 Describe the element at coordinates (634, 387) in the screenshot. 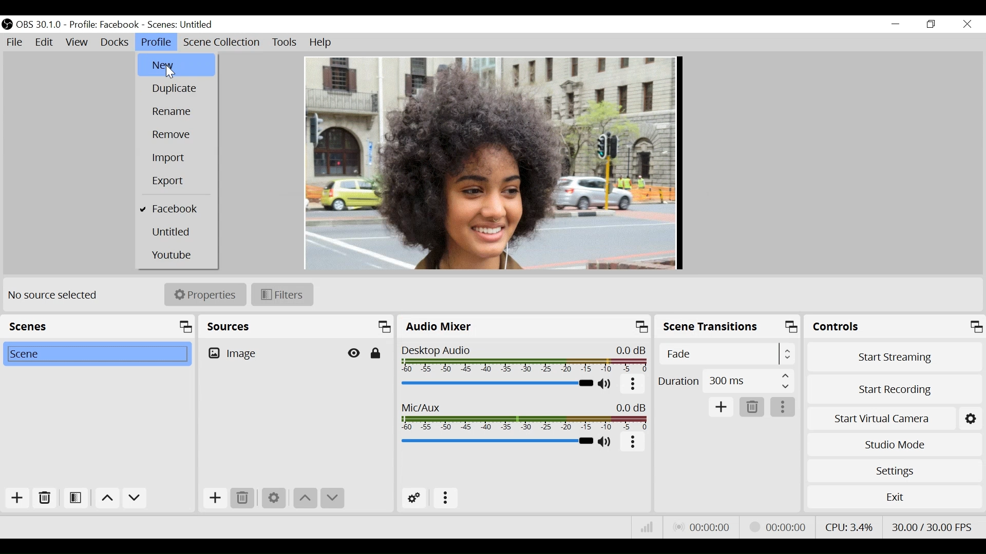

I see `More Options` at that location.